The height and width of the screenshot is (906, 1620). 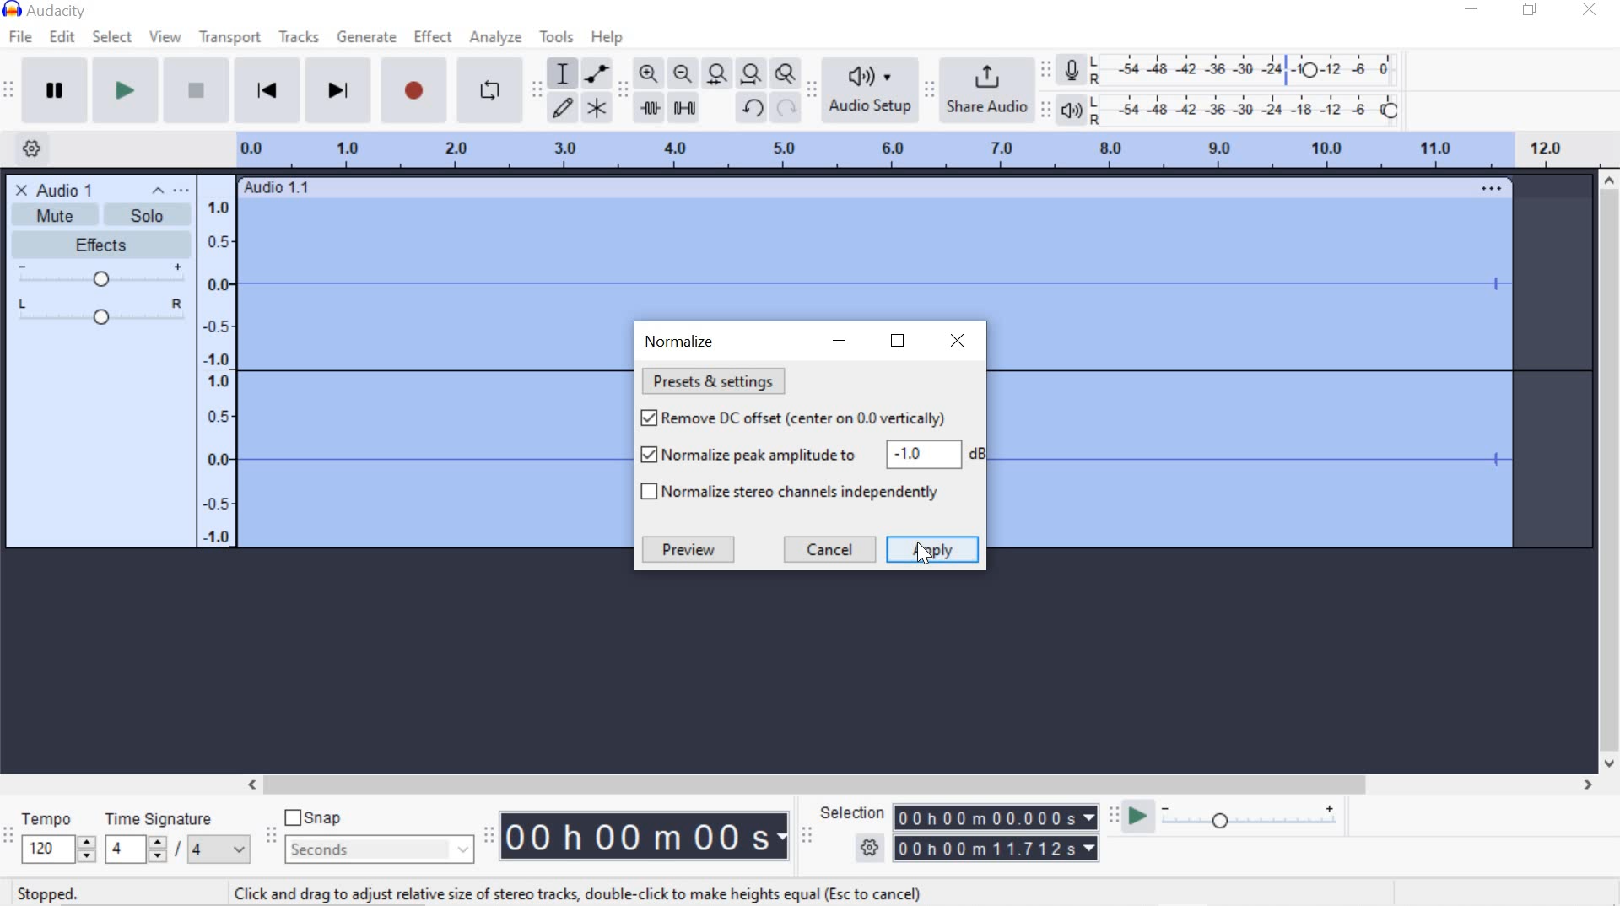 What do you see at coordinates (100, 314) in the screenshot?
I see `Pan` at bounding box center [100, 314].